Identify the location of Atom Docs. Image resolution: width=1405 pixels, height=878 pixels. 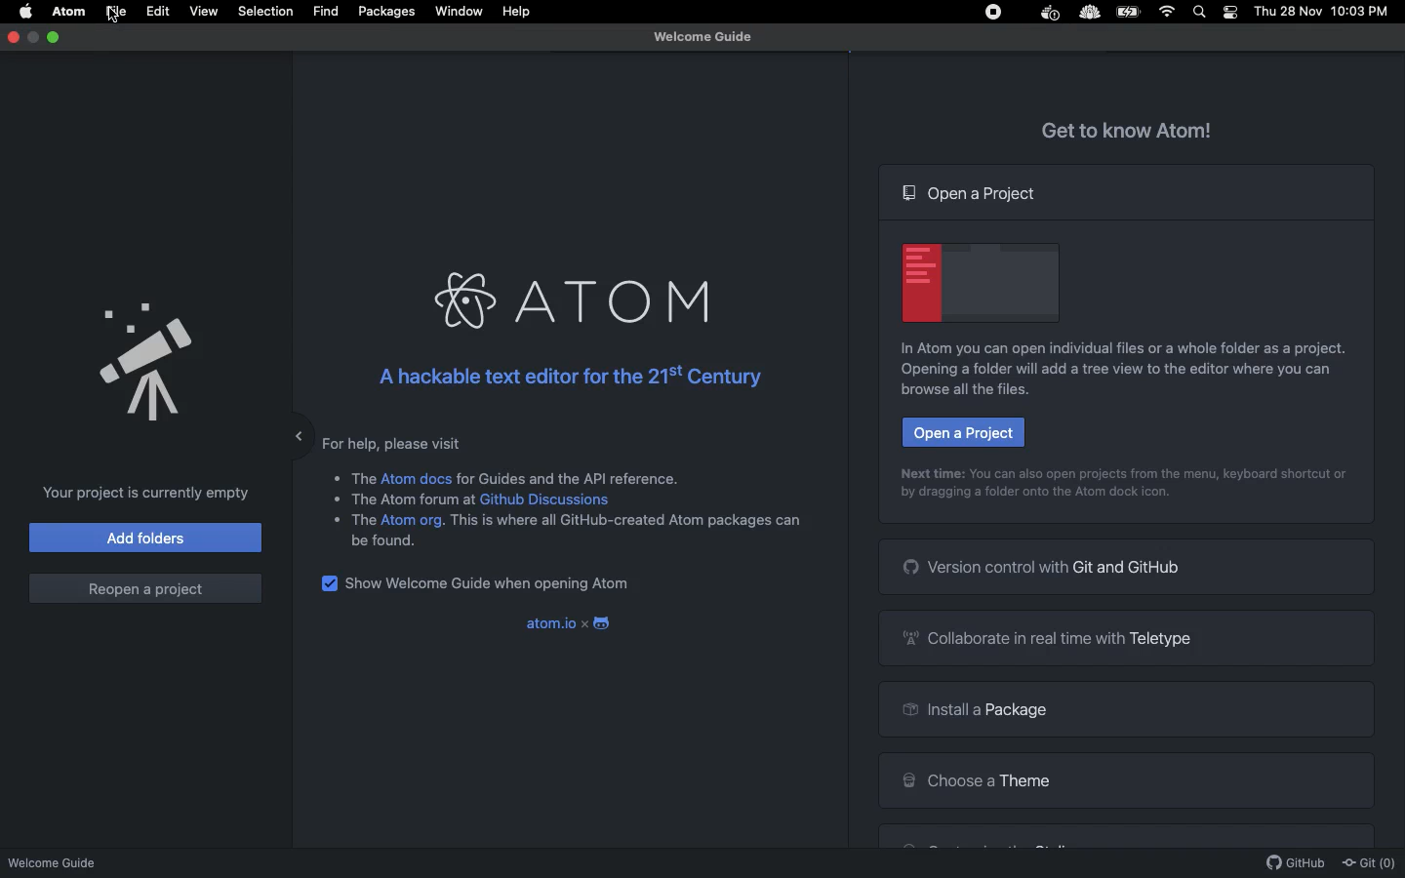
(417, 477).